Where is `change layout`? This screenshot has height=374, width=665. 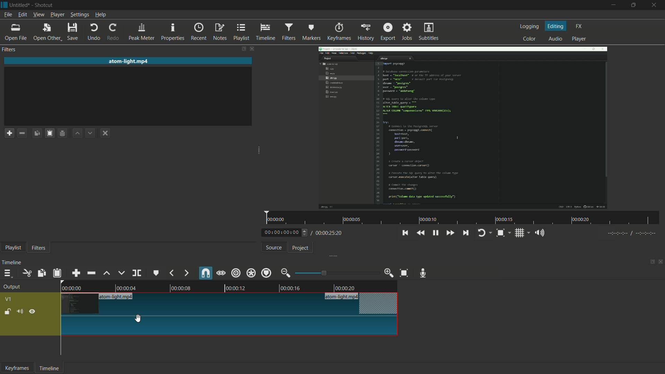
change layout is located at coordinates (651, 262).